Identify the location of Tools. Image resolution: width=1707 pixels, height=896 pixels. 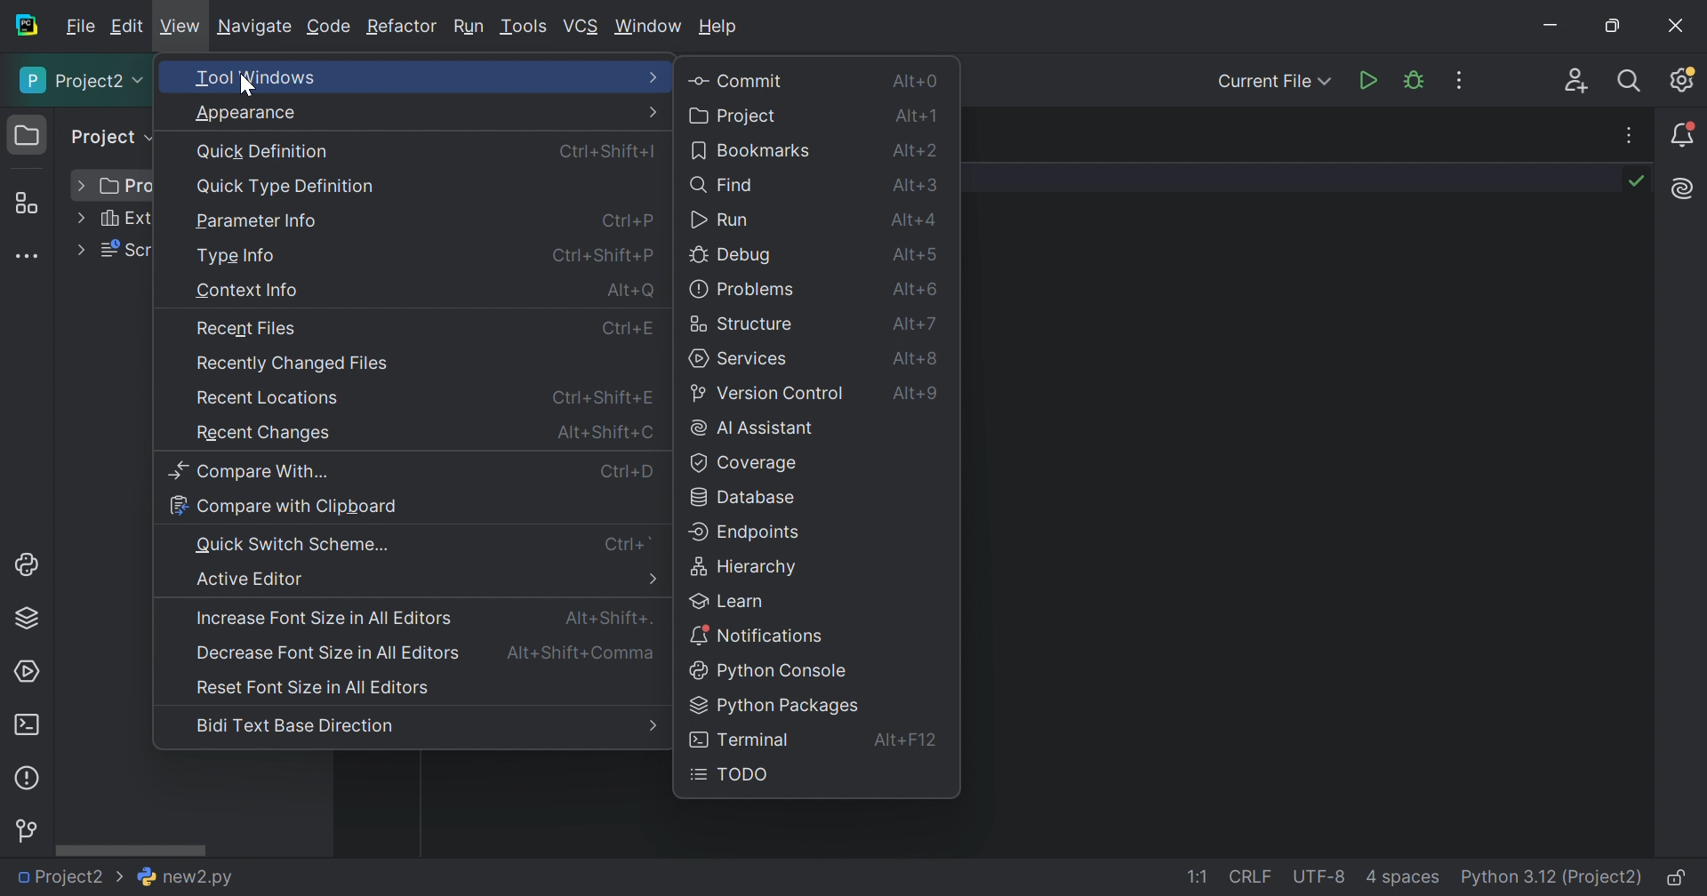
(524, 28).